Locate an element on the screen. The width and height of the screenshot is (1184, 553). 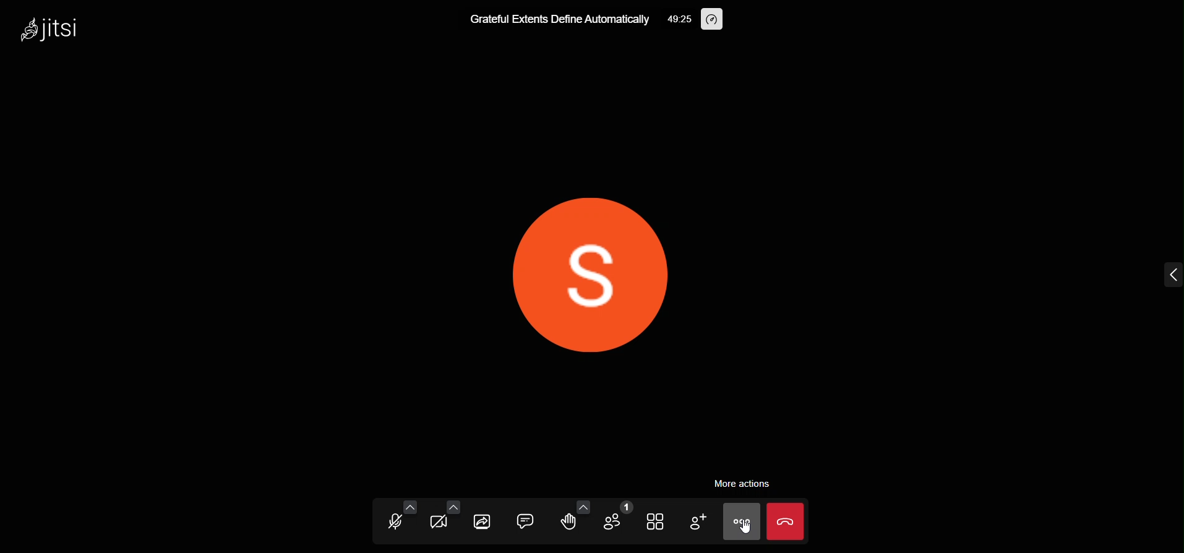
tile view is located at coordinates (654, 518).